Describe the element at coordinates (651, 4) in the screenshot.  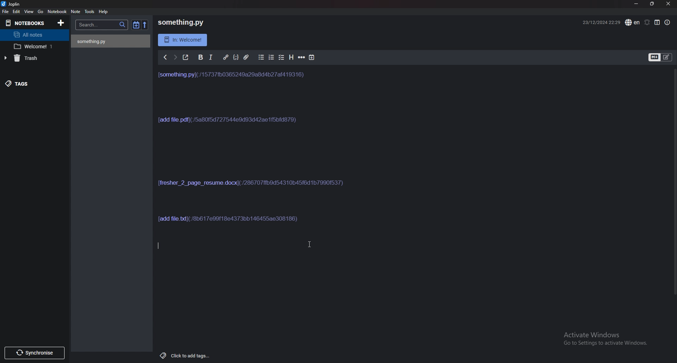
I see `Resize` at that location.